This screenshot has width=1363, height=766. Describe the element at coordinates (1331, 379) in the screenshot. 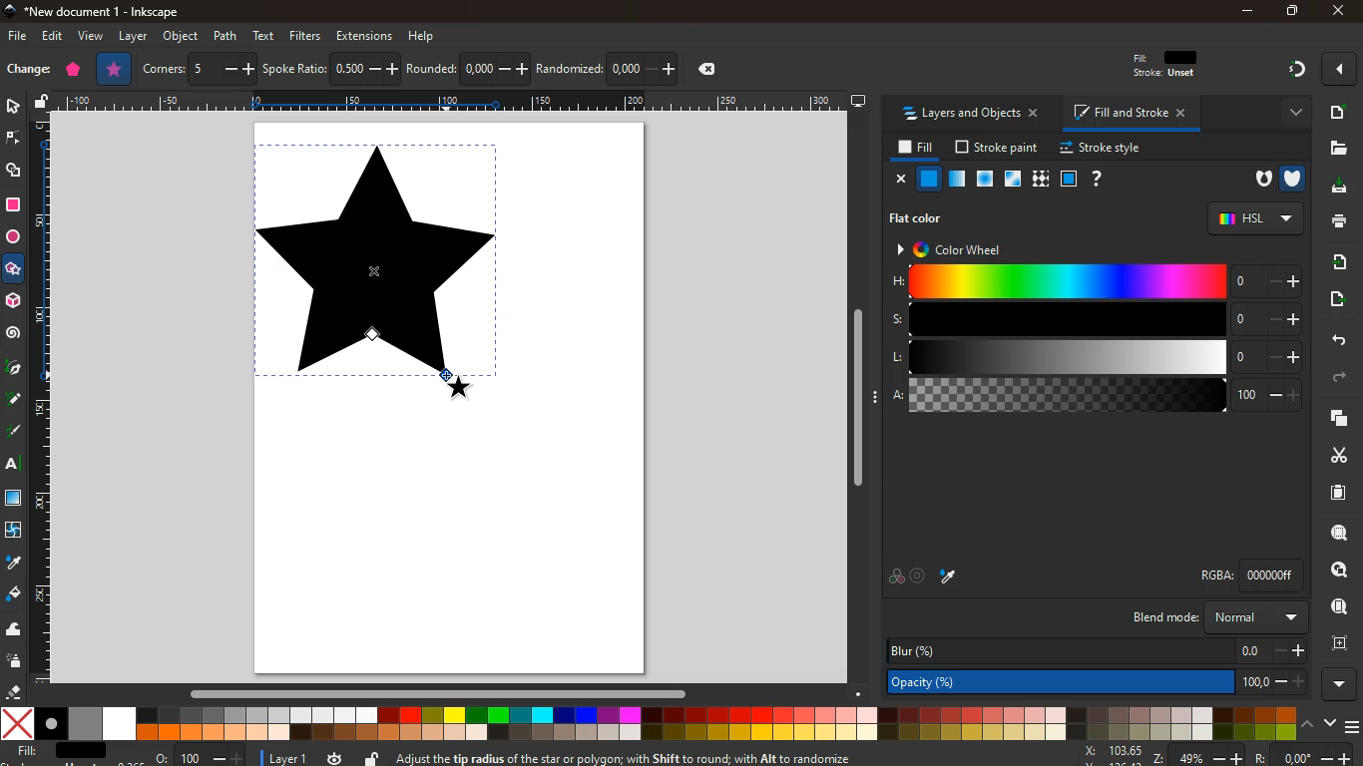

I see `forward` at that location.